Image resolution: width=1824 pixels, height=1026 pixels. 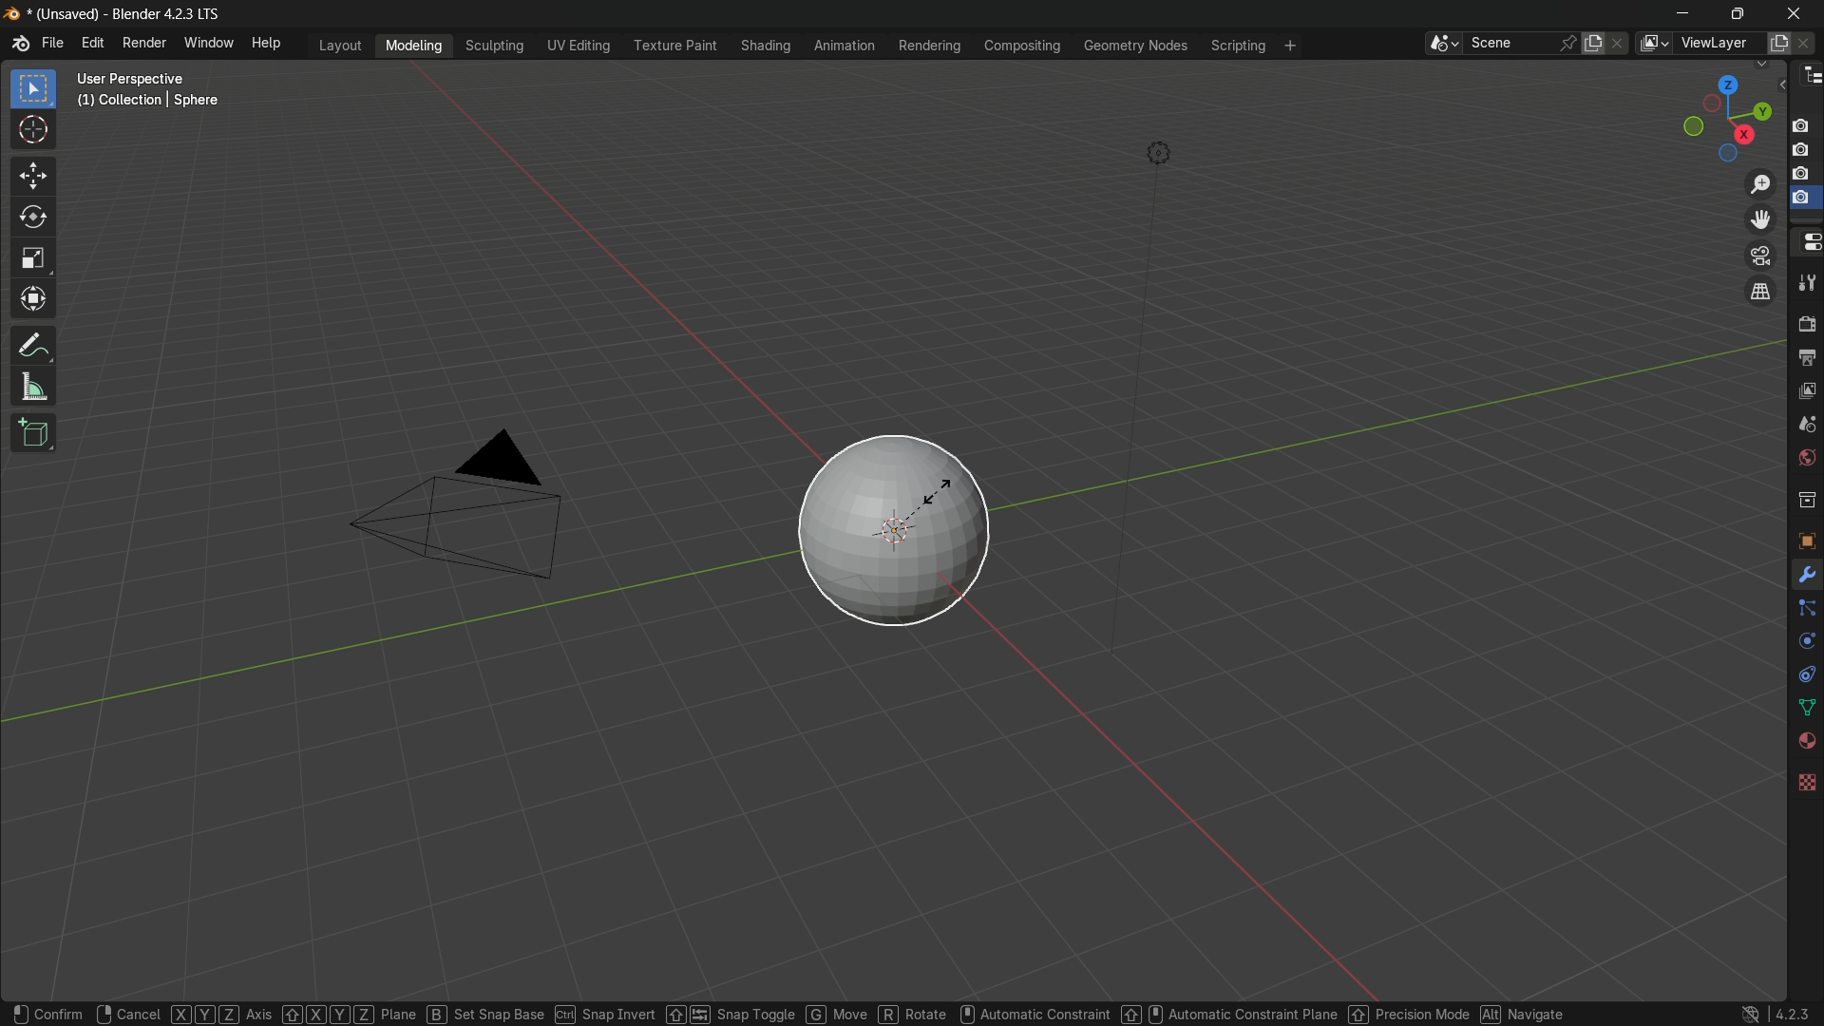 I want to click on constraint, so click(x=1805, y=674).